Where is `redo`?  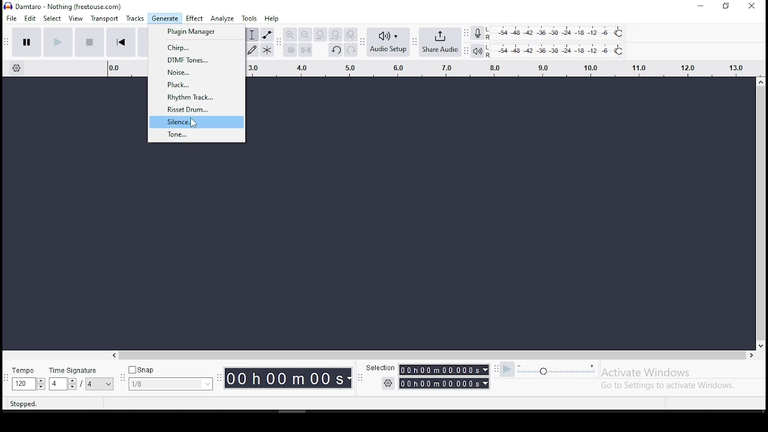 redo is located at coordinates (351, 50).